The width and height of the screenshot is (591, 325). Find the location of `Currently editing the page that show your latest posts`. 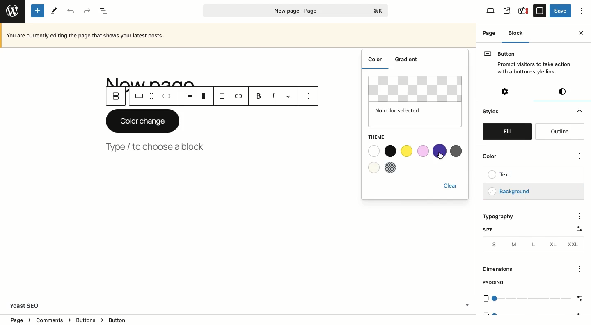

Currently editing the page that show your latest posts is located at coordinates (240, 35).